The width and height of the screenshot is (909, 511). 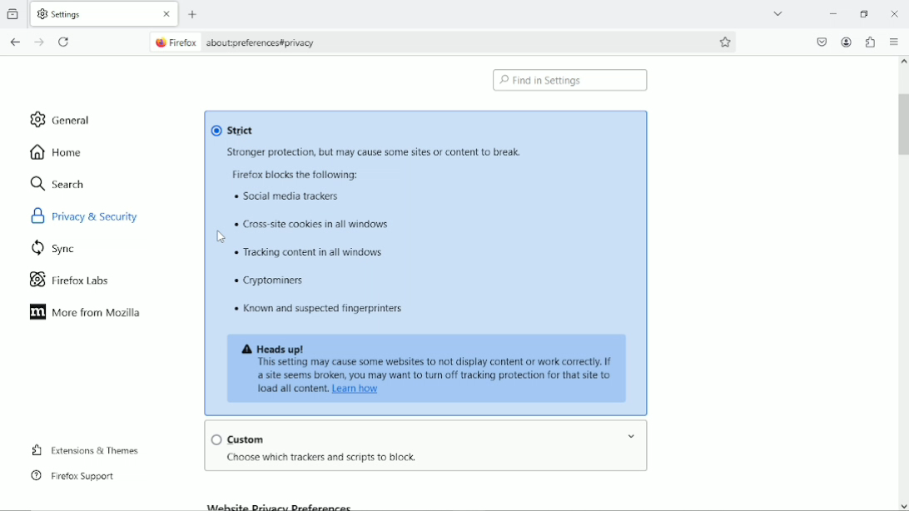 What do you see at coordinates (834, 12) in the screenshot?
I see `minimize` at bounding box center [834, 12].